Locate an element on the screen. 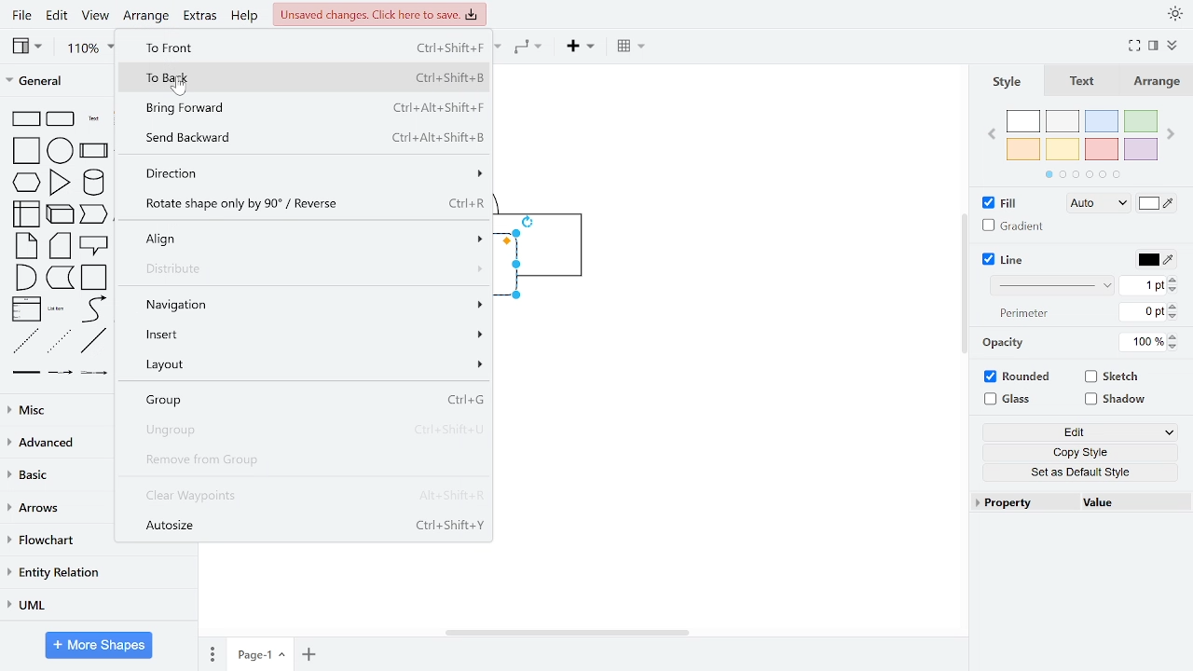 This screenshot has width=1193, height=671. red is located at coordinates (1101, 149).